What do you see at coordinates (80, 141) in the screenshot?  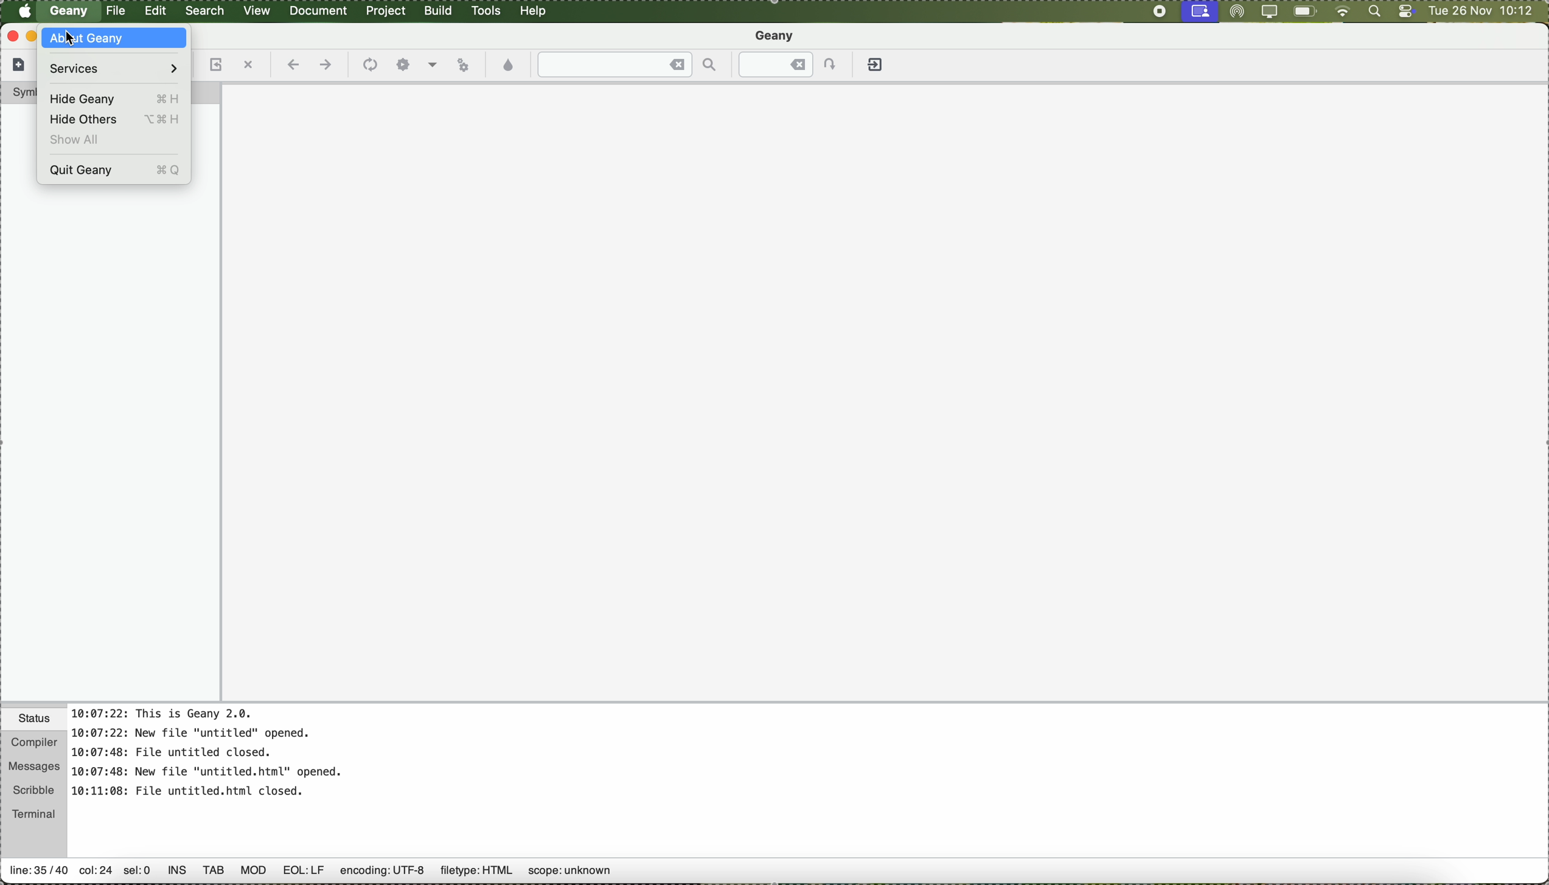 I see `show all` at bounding box center [80, 141].